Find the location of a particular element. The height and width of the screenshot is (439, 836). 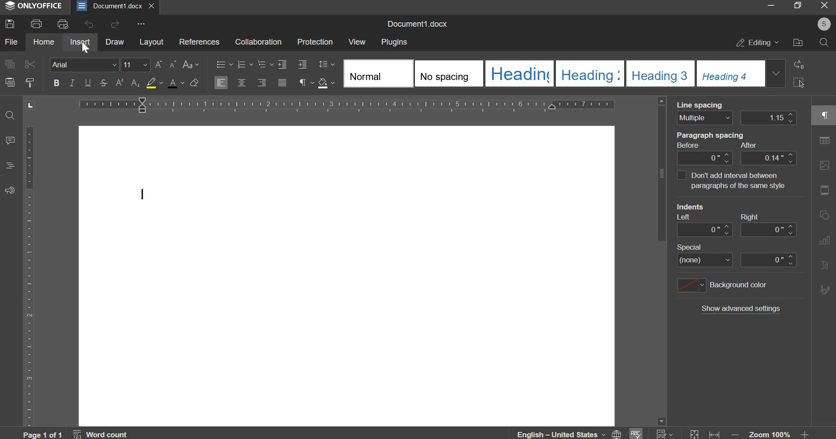

font size change is located at coordinates (148, 64).